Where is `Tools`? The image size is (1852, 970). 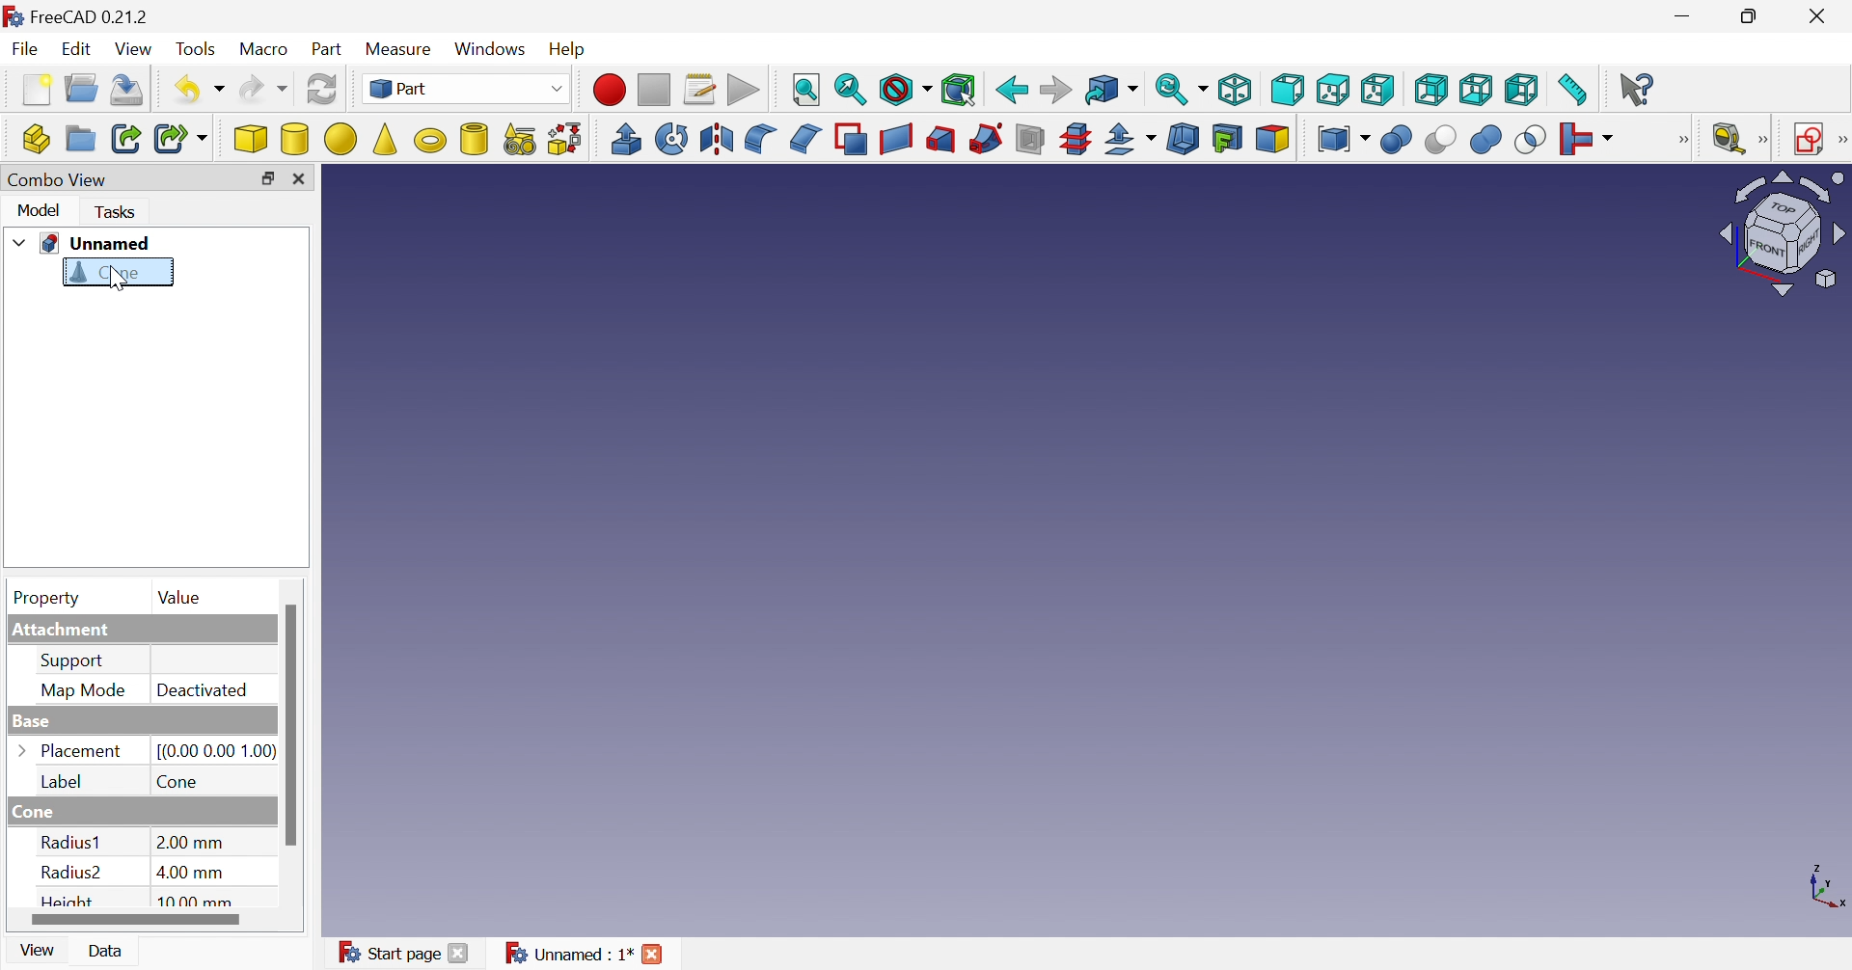 Tools is located at coordinates (198, 45).